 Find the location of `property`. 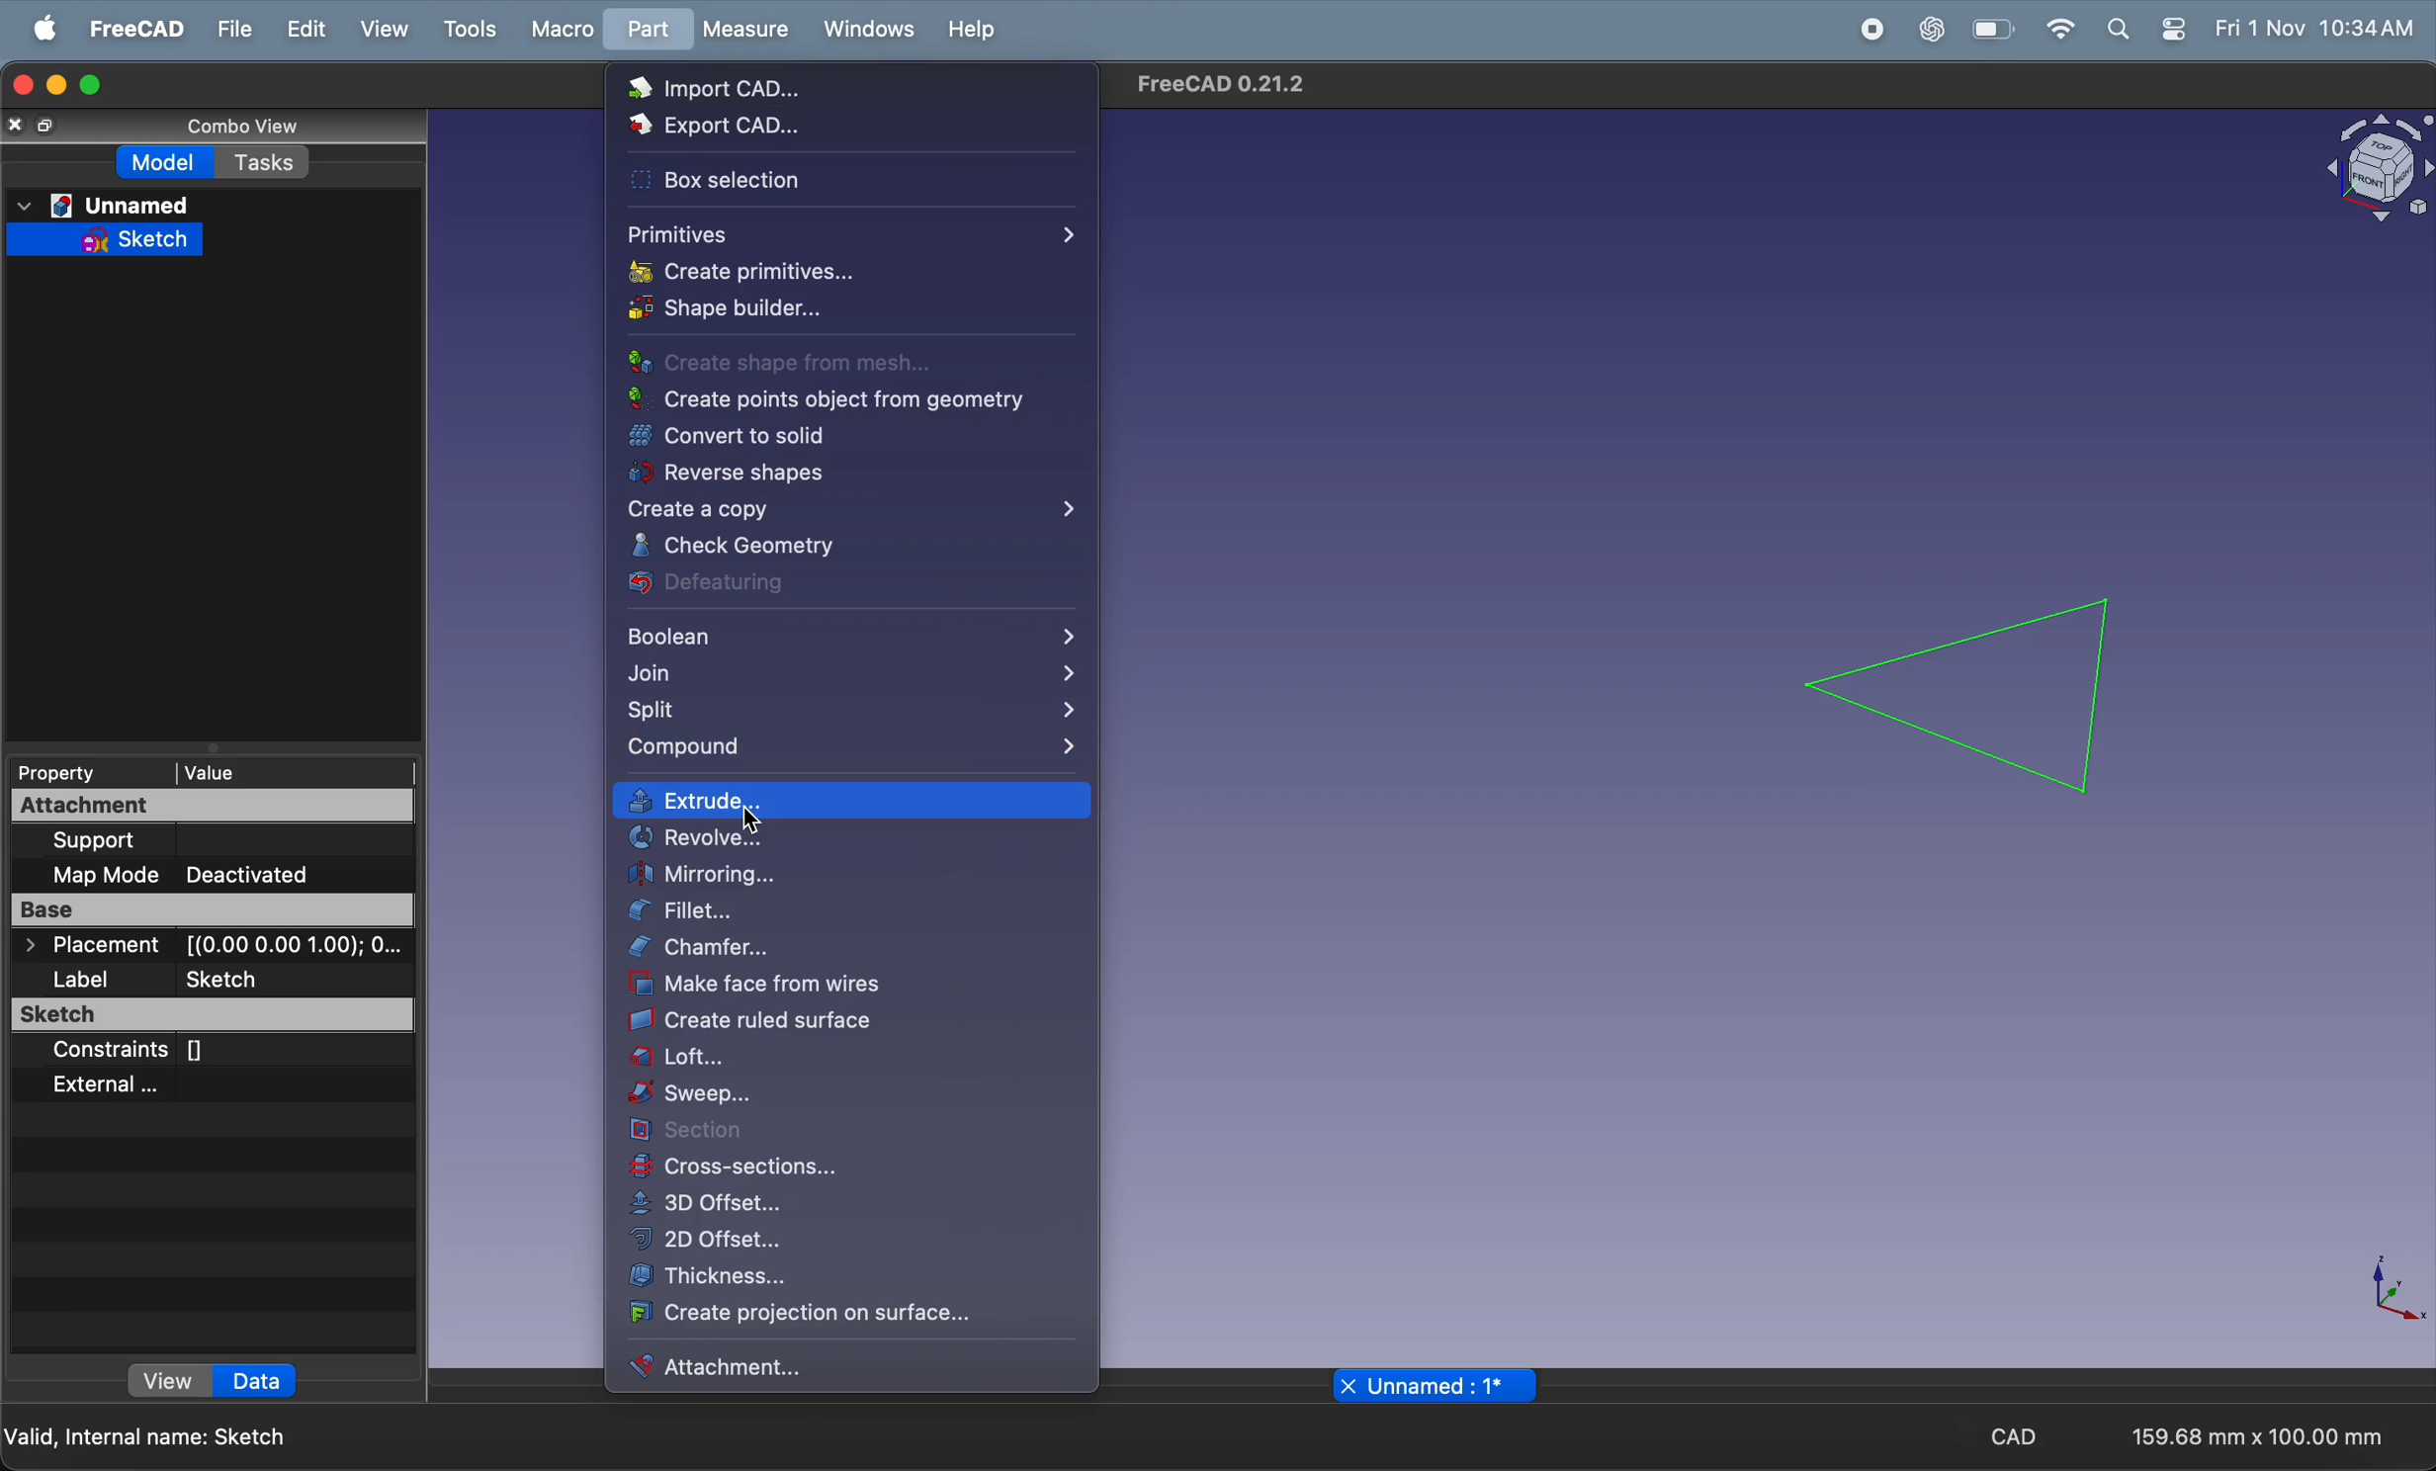

property is located at coordinates (67, 771).